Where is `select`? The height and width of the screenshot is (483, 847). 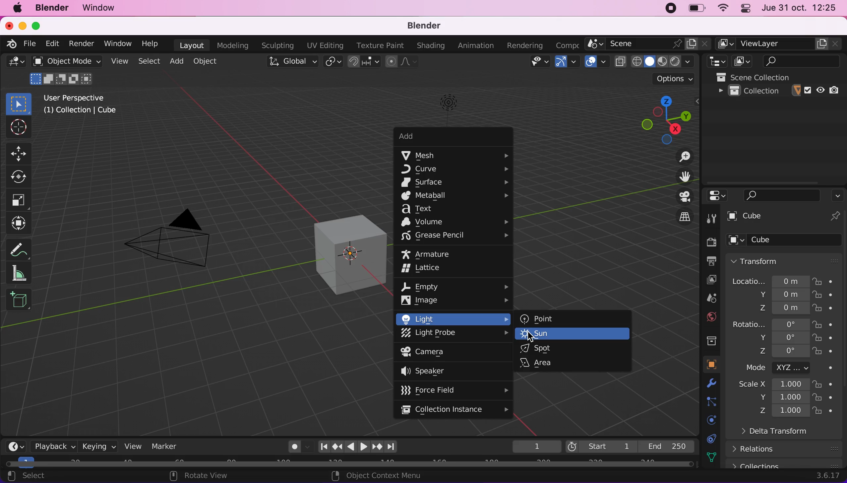 select is located at coordinates (39, 477).